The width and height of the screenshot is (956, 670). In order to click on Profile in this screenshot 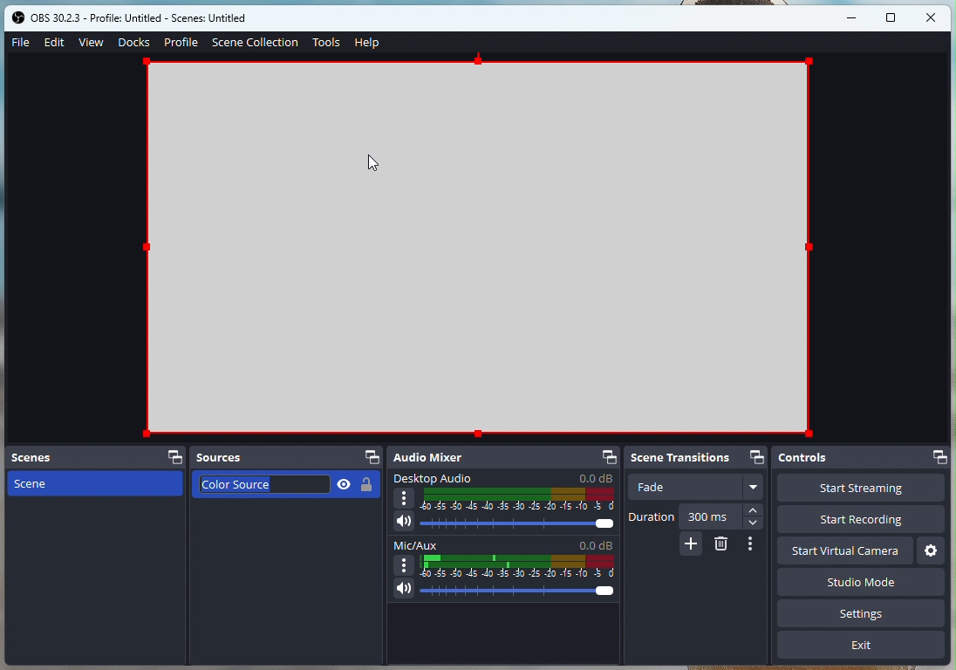, I will do `click(181, 42)`.